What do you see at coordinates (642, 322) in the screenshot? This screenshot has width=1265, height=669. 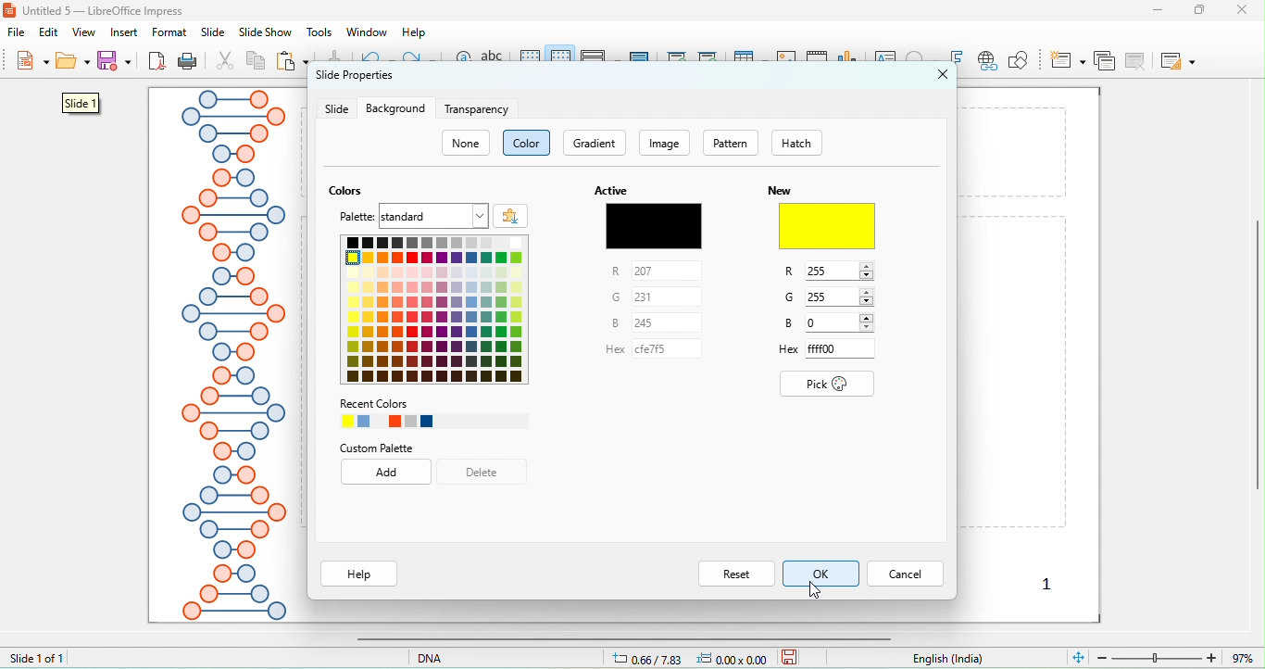 I see `B` at bounding box center [642, 322].